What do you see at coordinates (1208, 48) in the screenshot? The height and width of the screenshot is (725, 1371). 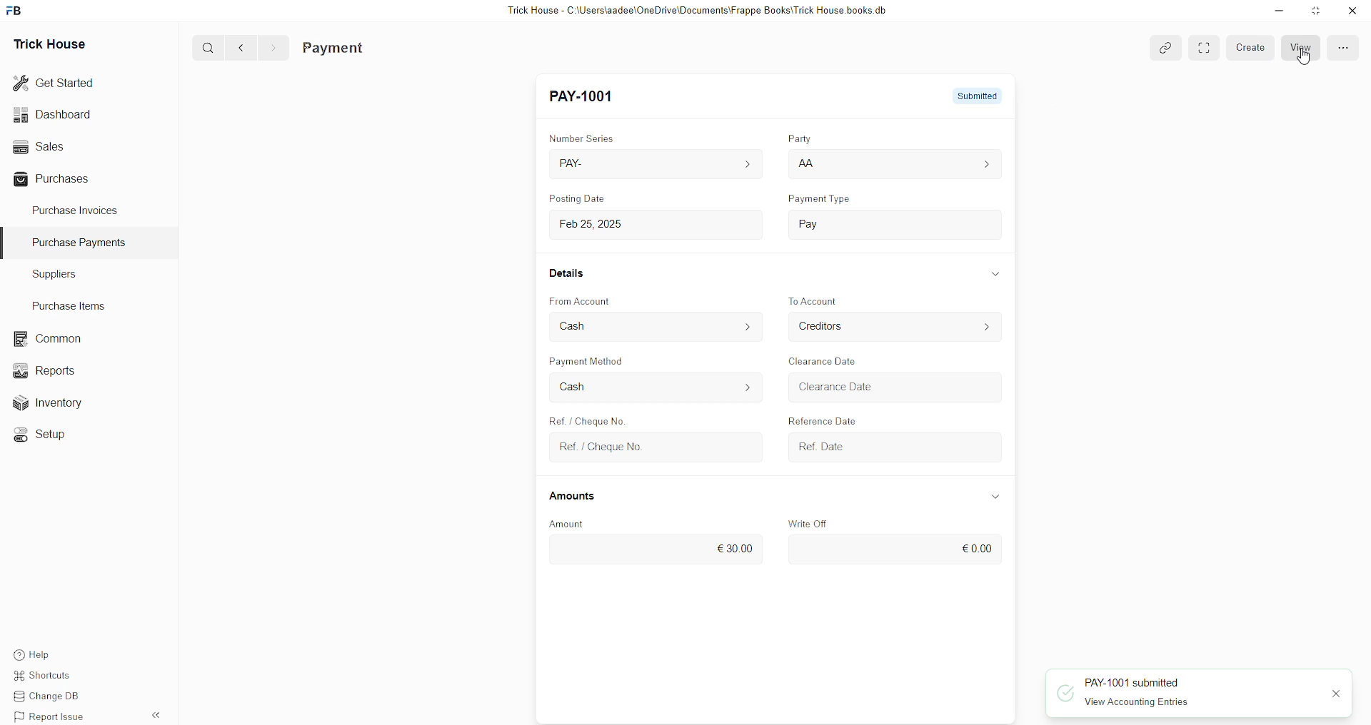 I see `EXPAND` at bounding box center [1208, 48].